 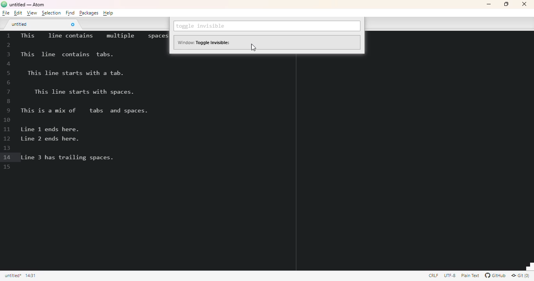 I want to click on line 14, column 31, so click(x=30, y=276).